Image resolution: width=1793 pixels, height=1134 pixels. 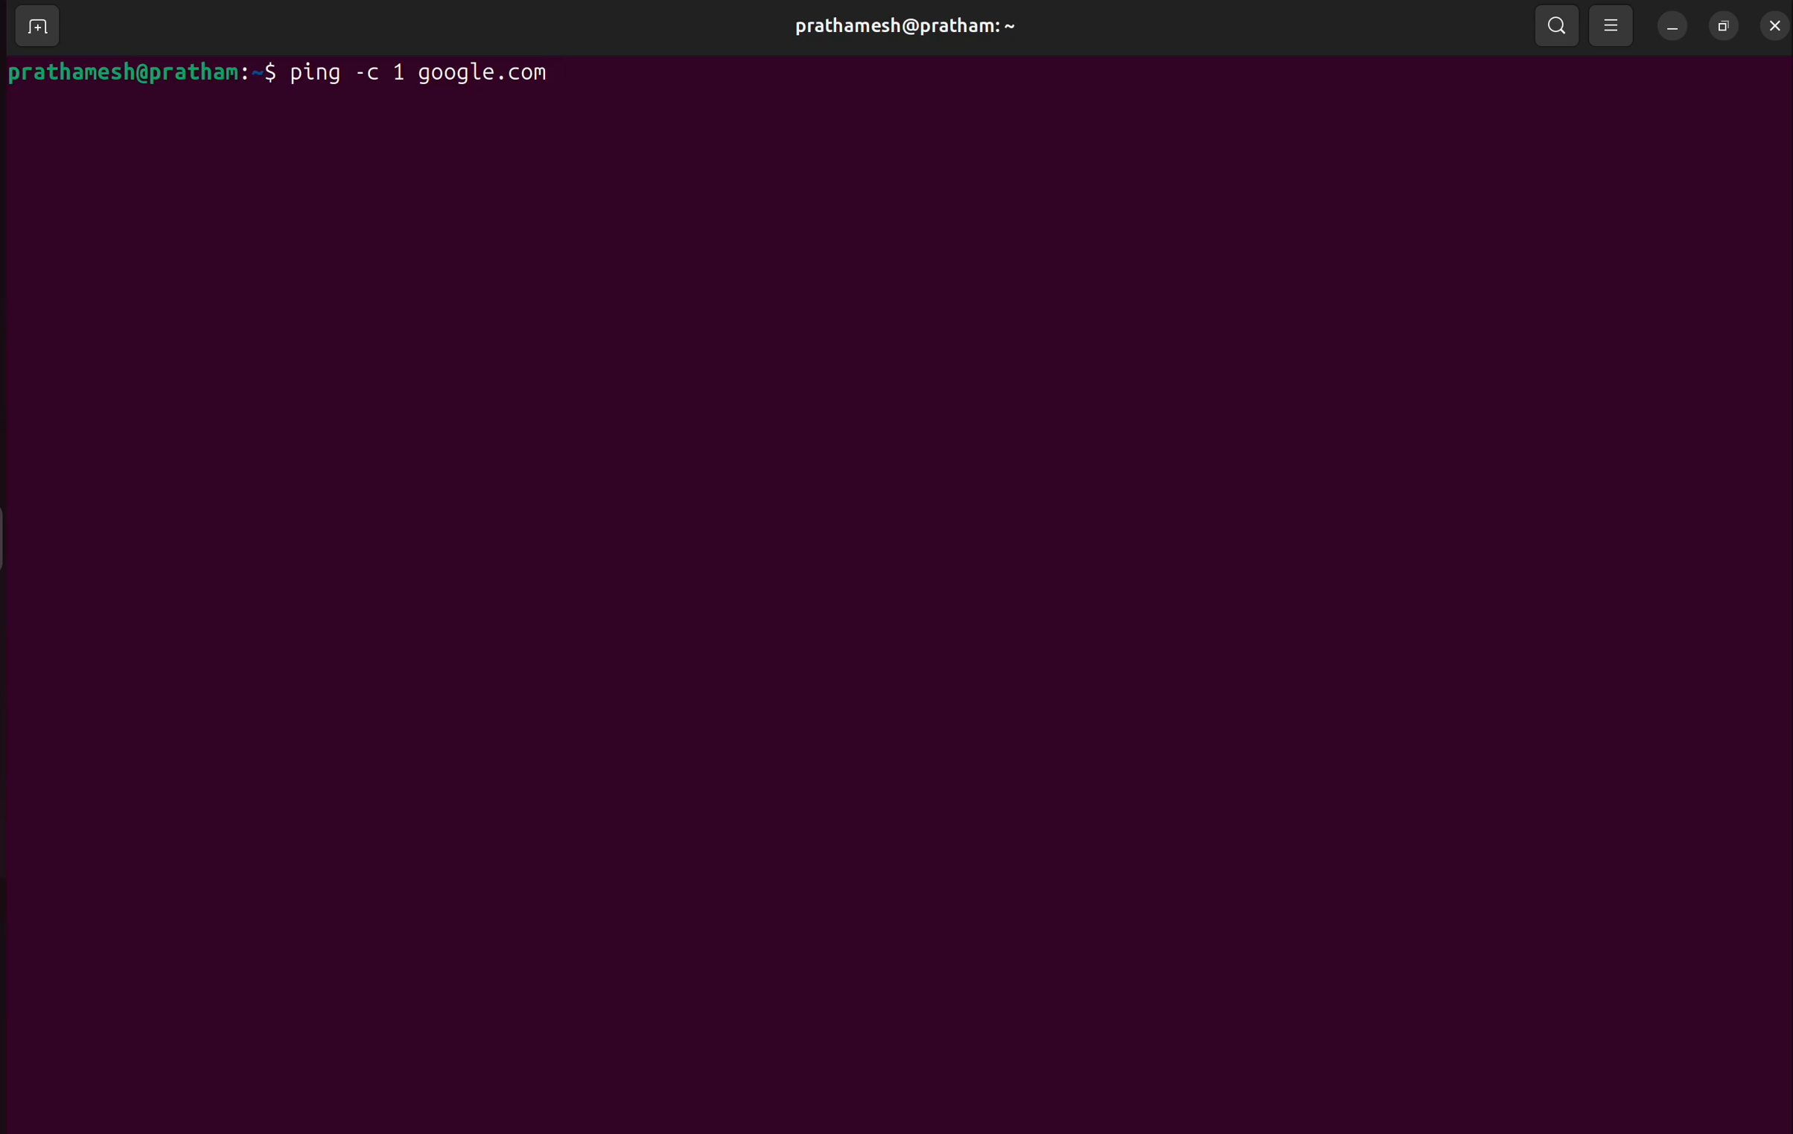 I want to click on prathmesh@pratham:~ $, so click(x=143, y=73).